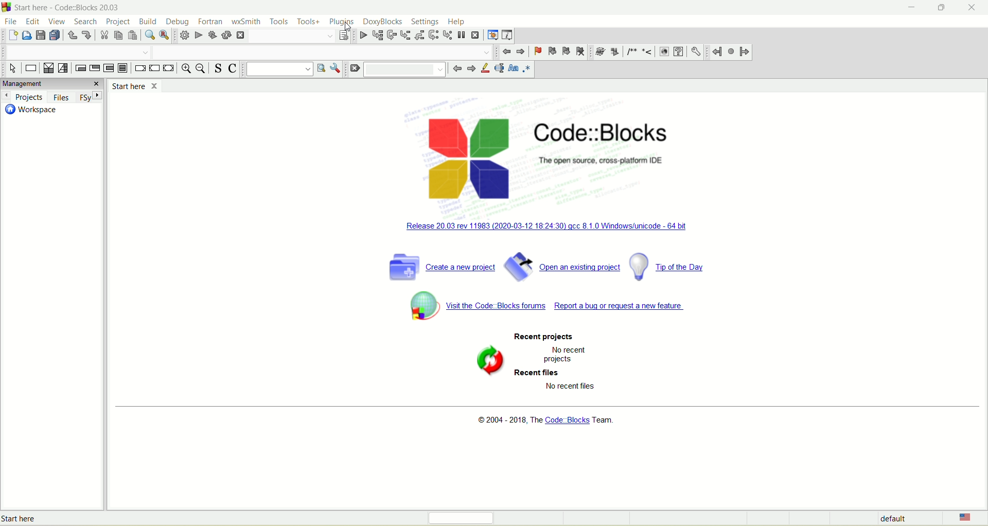 The height and width of the screenshot is (526, 988). Describe the element at coordinates (12, 36) in the screenshot. I see `new` at that location.